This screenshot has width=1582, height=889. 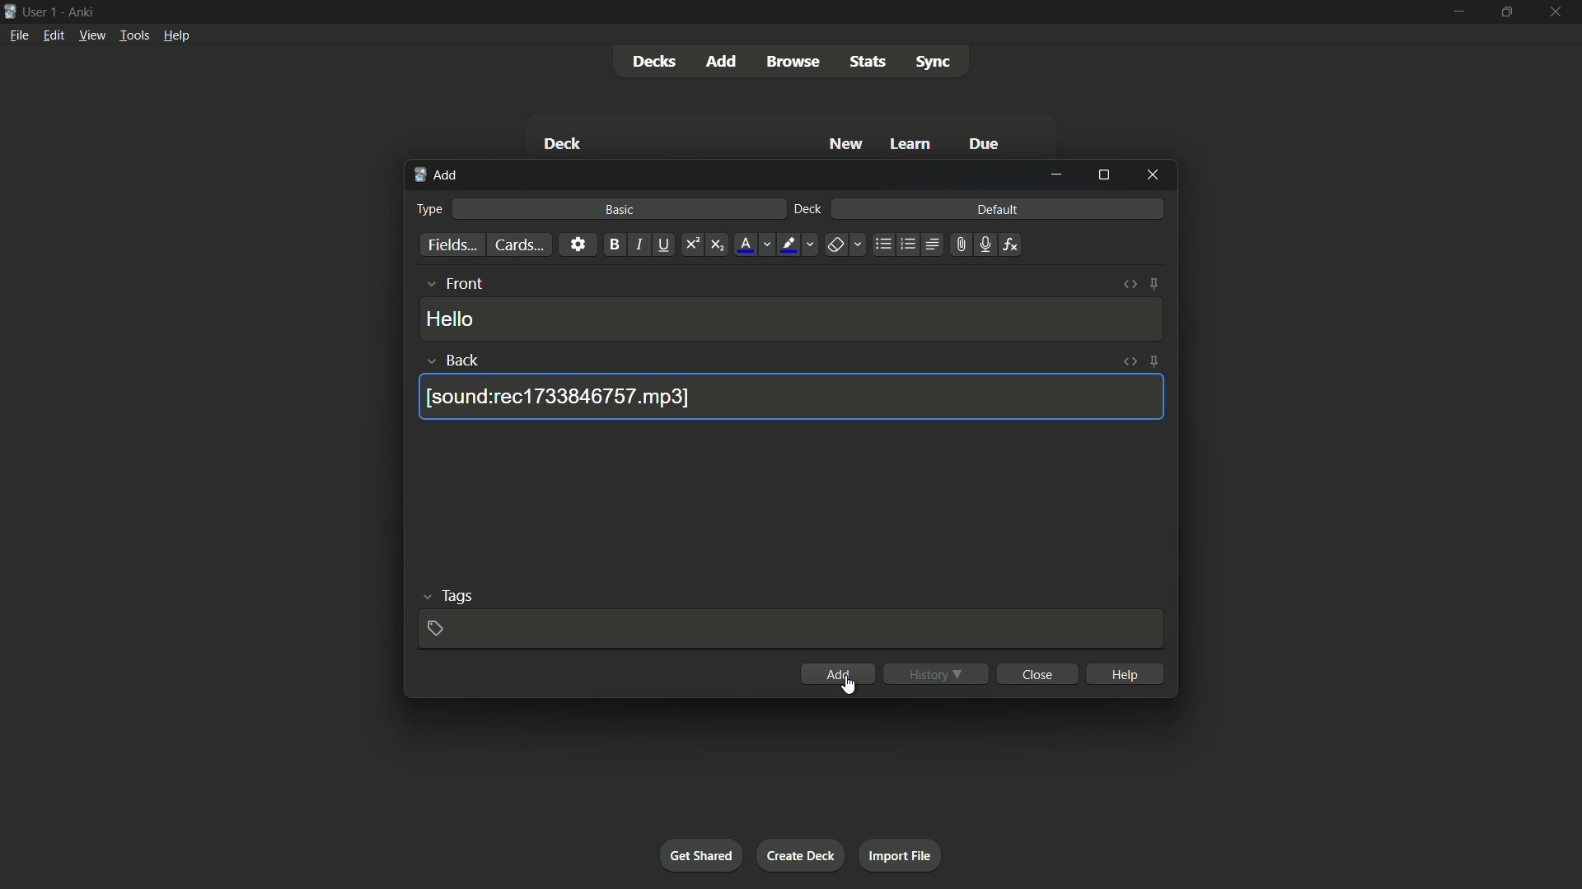 What do you see at coordinates (799, 245) in the screenshot?
I see `highlight text` at bounding box center [799, 245].